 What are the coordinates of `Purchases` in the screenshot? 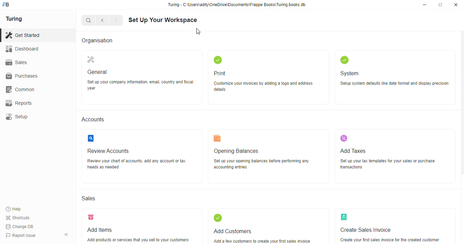 It's located at (34, 76).